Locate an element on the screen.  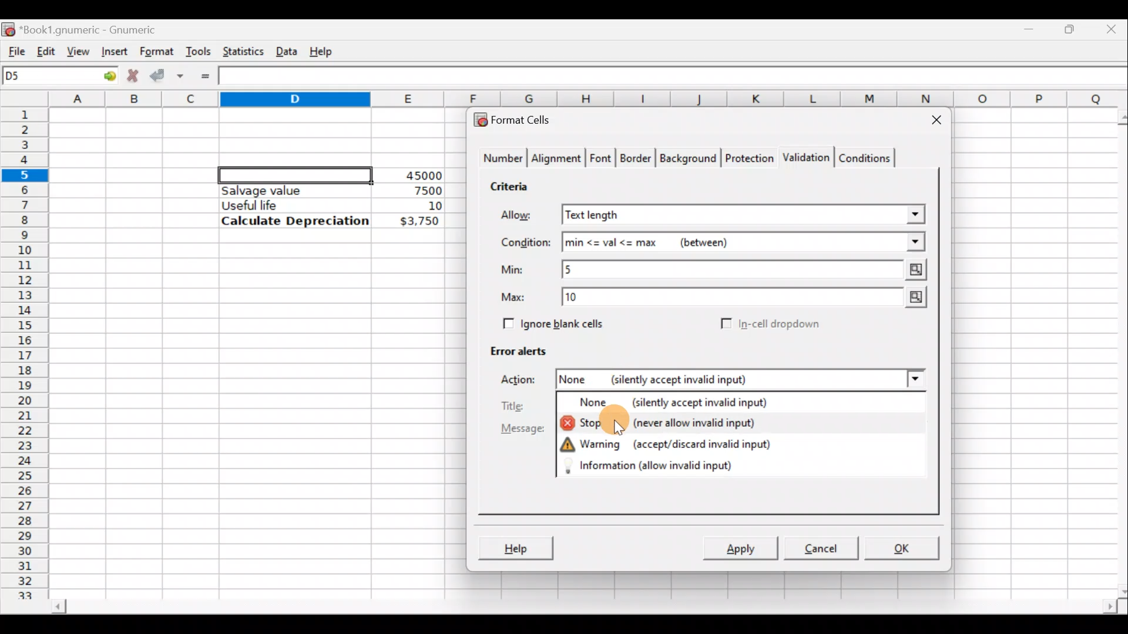
Action is located at coordinates (522, 382).